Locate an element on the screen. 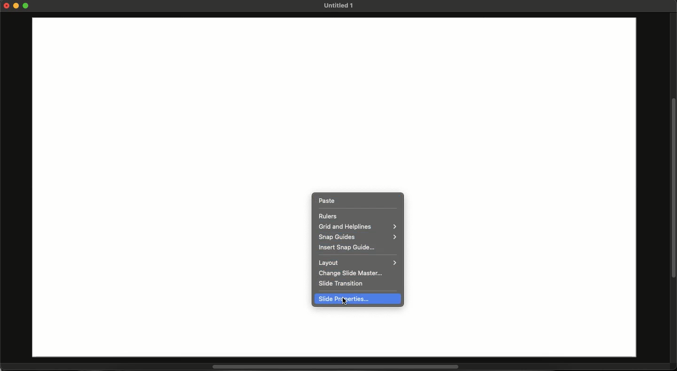  Minimize is located at coordinates (17, 6).